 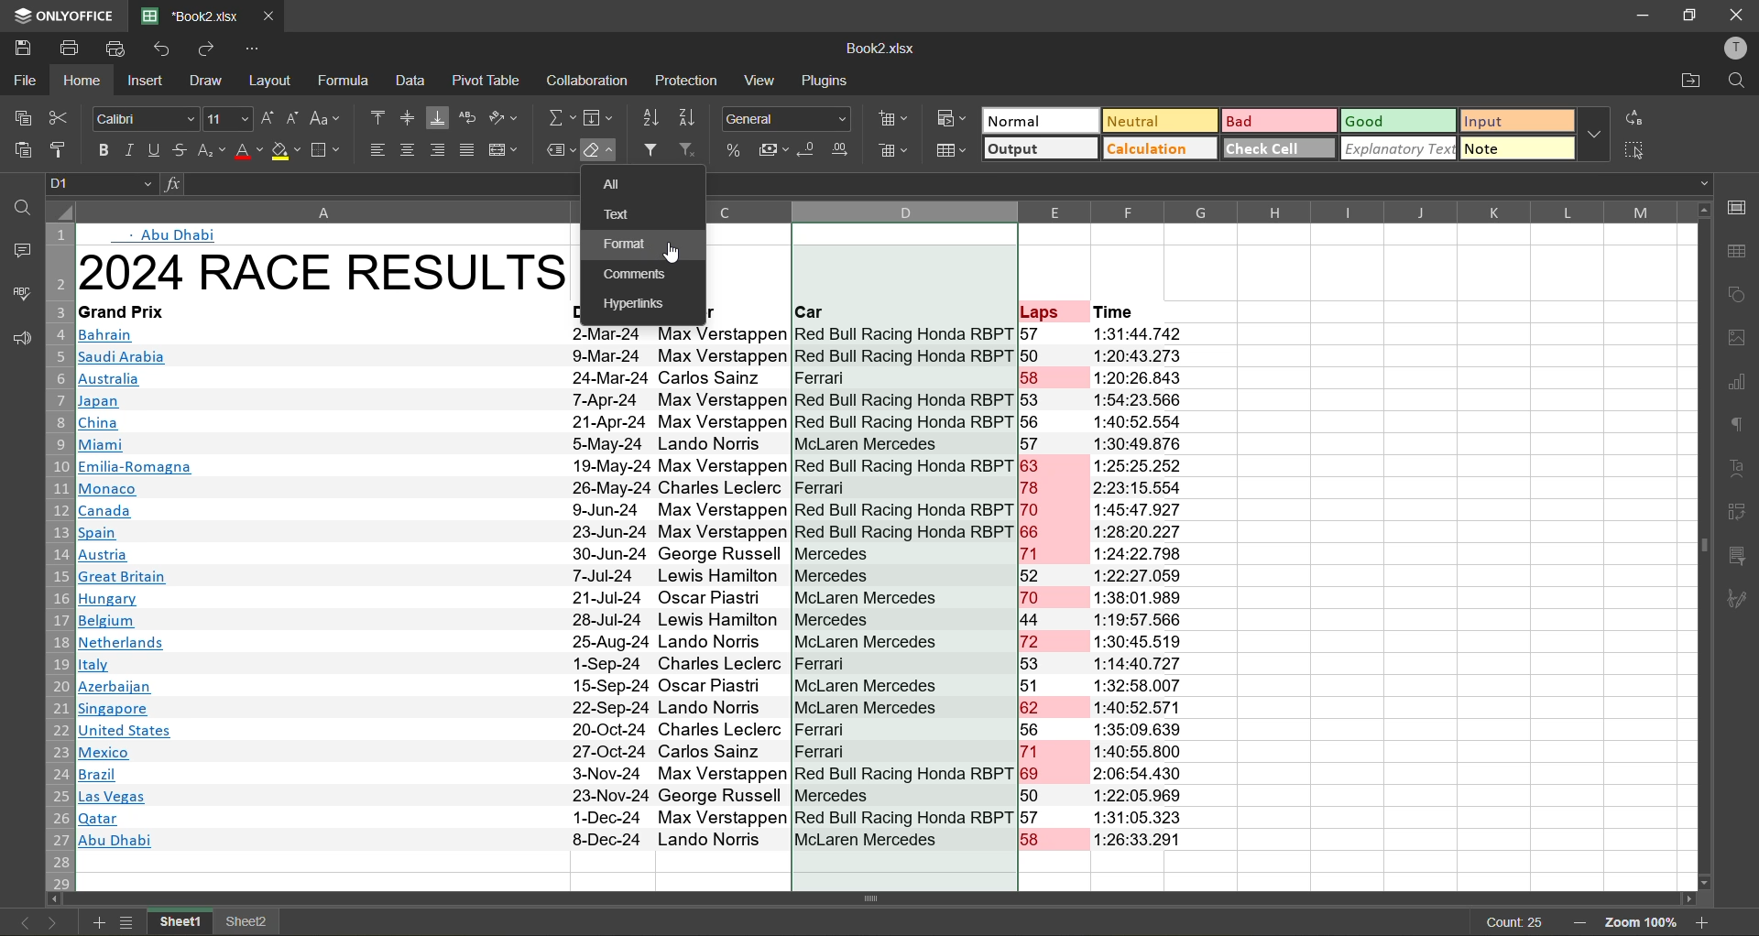 I want to click on slicer, so click(x=1743, y=560).